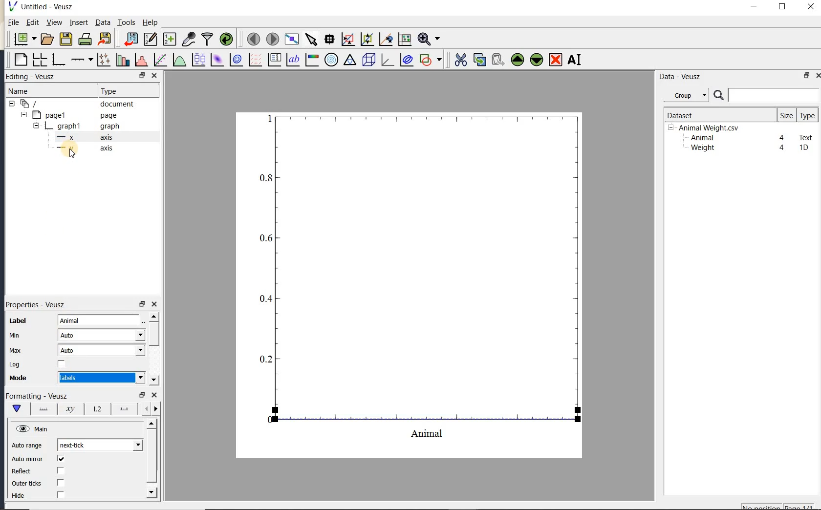 The width and height of the screenshot is (821, 510). Describe the element at coordinates (807, 75) in the screenshot. I see `restore` at that location.